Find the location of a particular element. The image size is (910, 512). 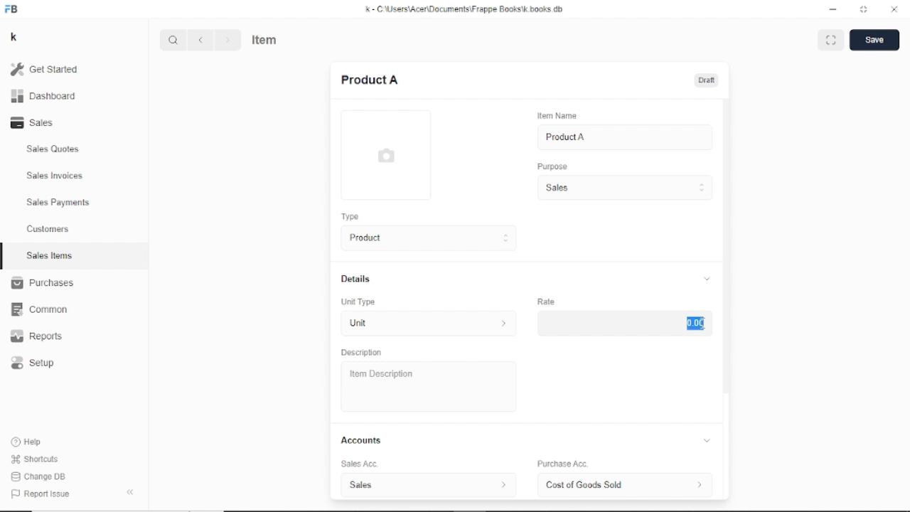

Dashboard is located at coordinates (44, 97).